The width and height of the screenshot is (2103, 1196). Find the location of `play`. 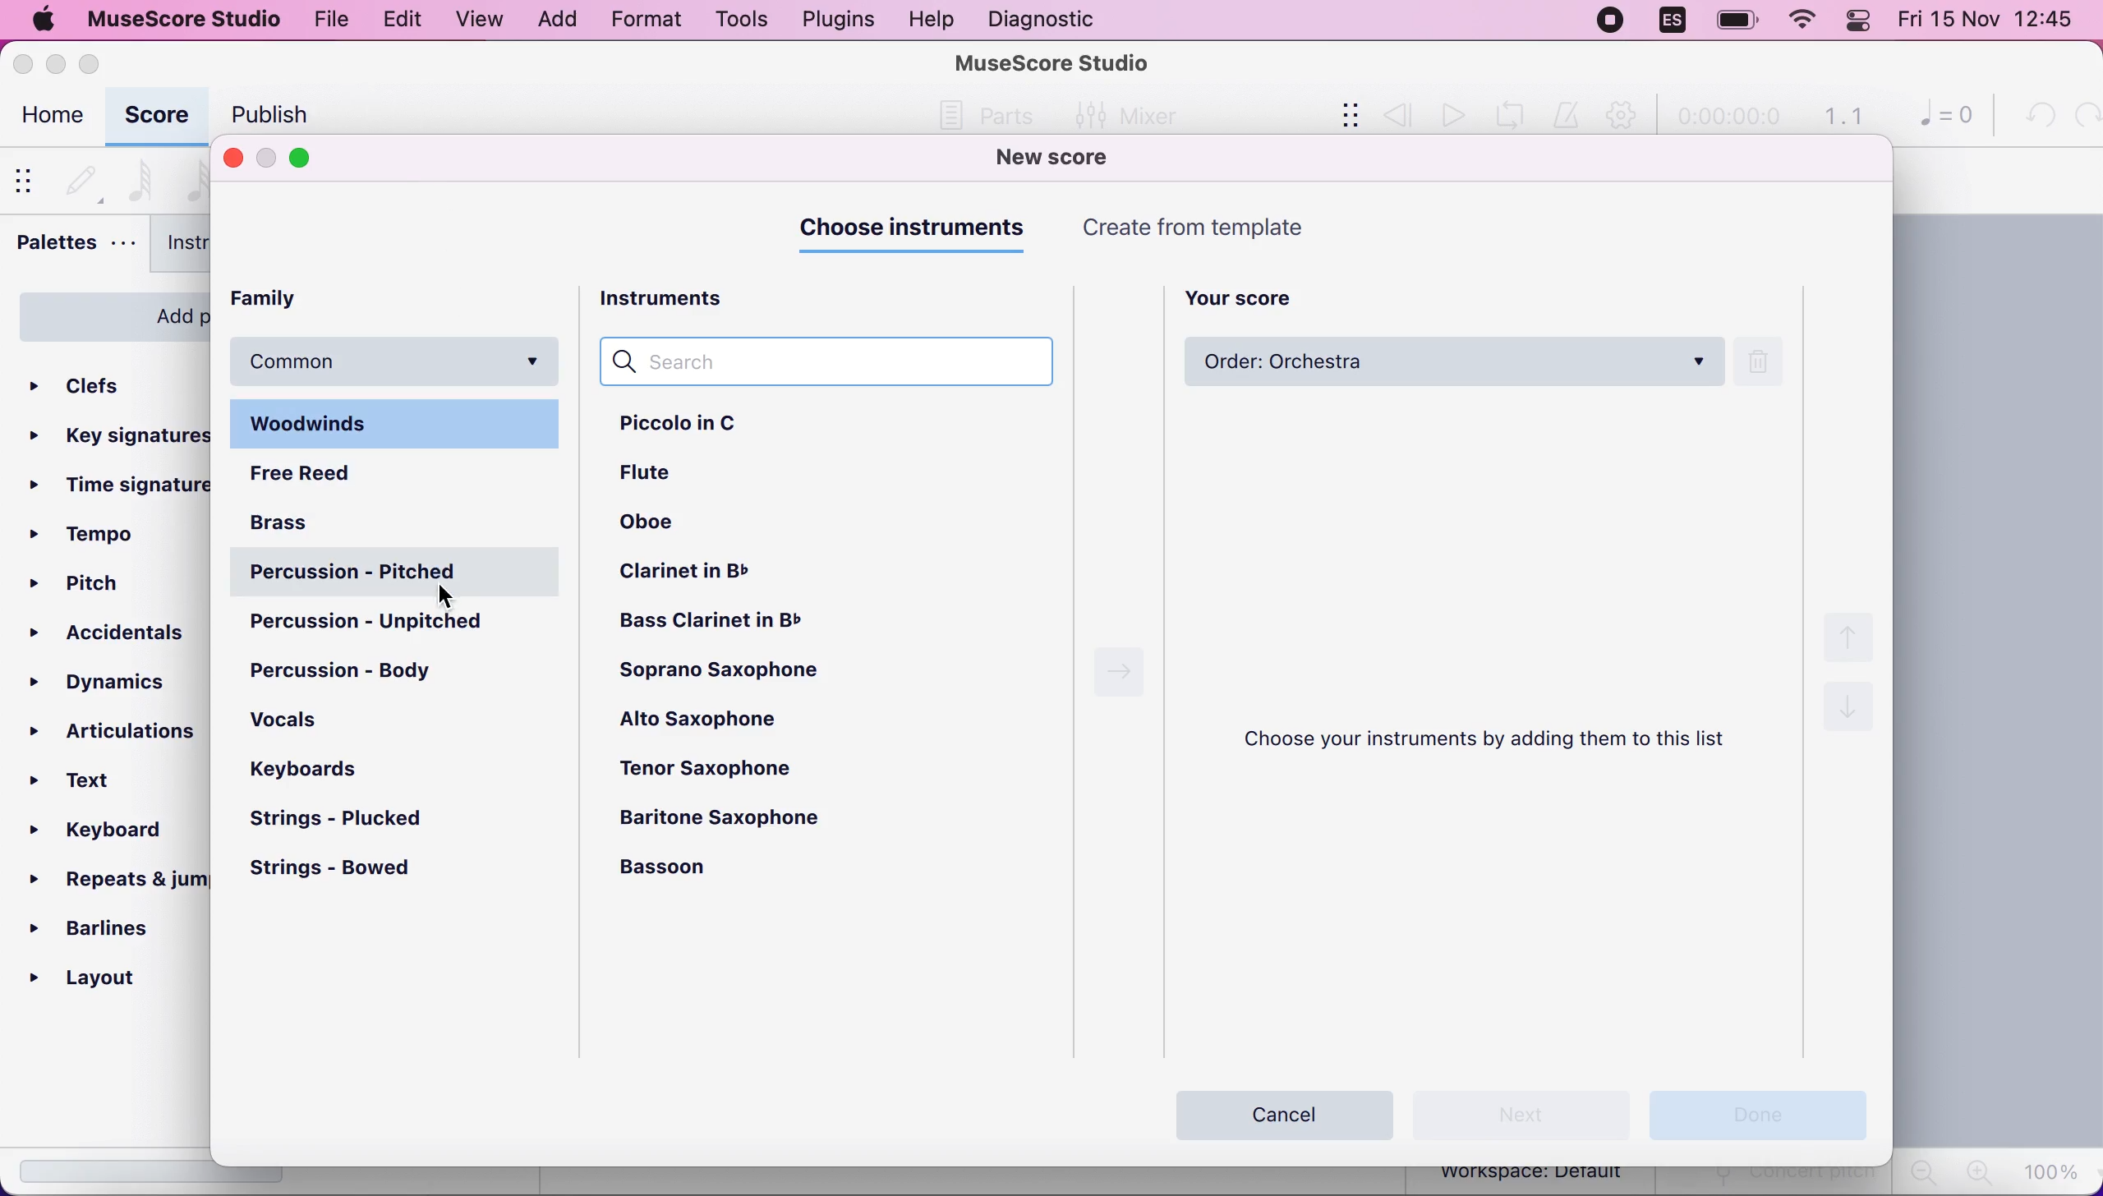

play is located at coordinates (1451, 115).